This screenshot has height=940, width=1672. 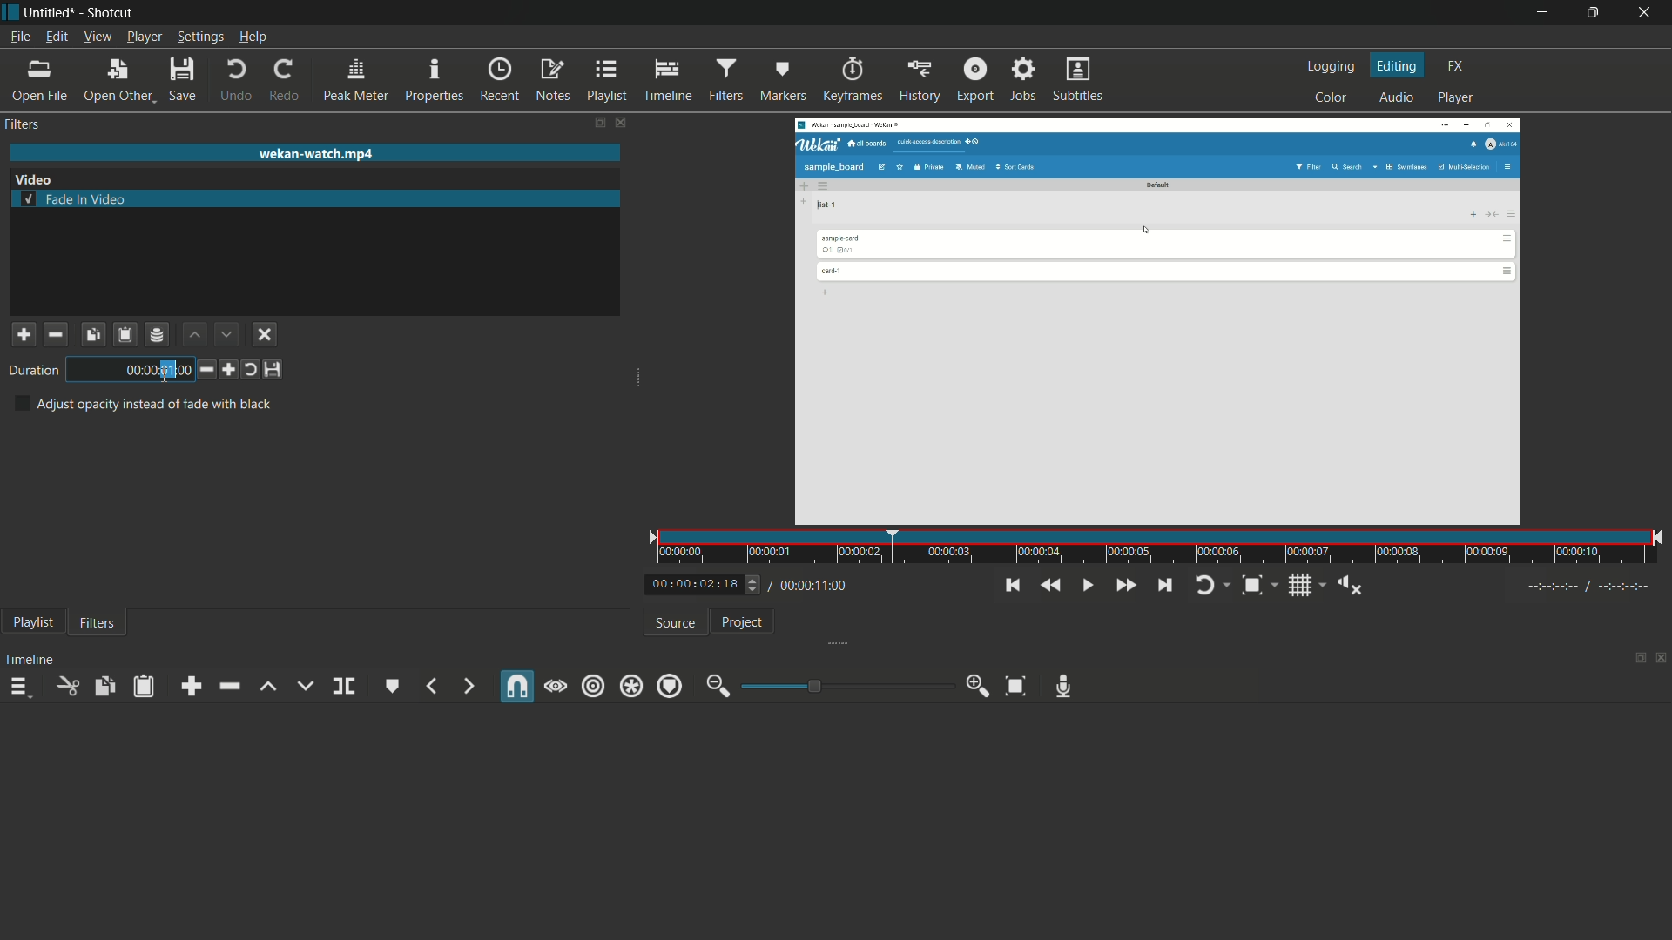 What do you see at coordinates (34, 622) in the screenshot?
I see `playlist` at bounding box center [34, 622].